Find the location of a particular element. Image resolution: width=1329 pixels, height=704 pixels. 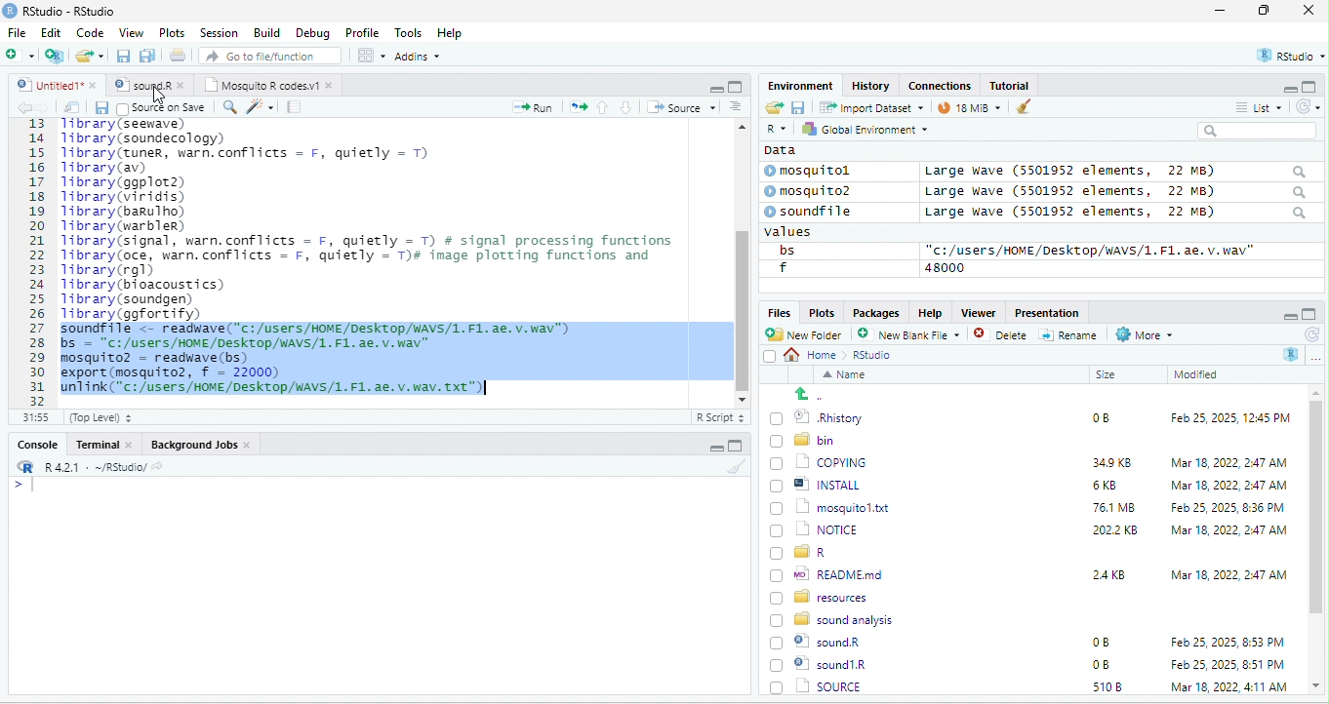

Files is located at coordinates (776, 312).